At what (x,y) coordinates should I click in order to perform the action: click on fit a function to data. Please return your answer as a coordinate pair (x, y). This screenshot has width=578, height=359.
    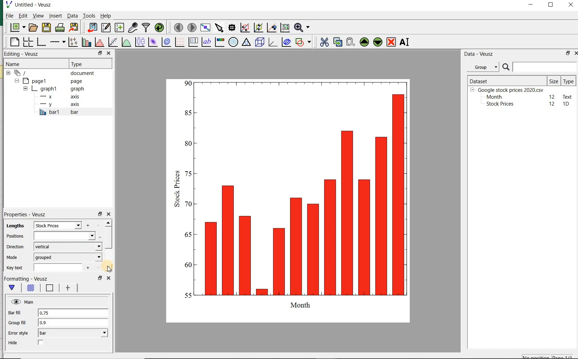
    Looking at the image, I should click on (112, 42).